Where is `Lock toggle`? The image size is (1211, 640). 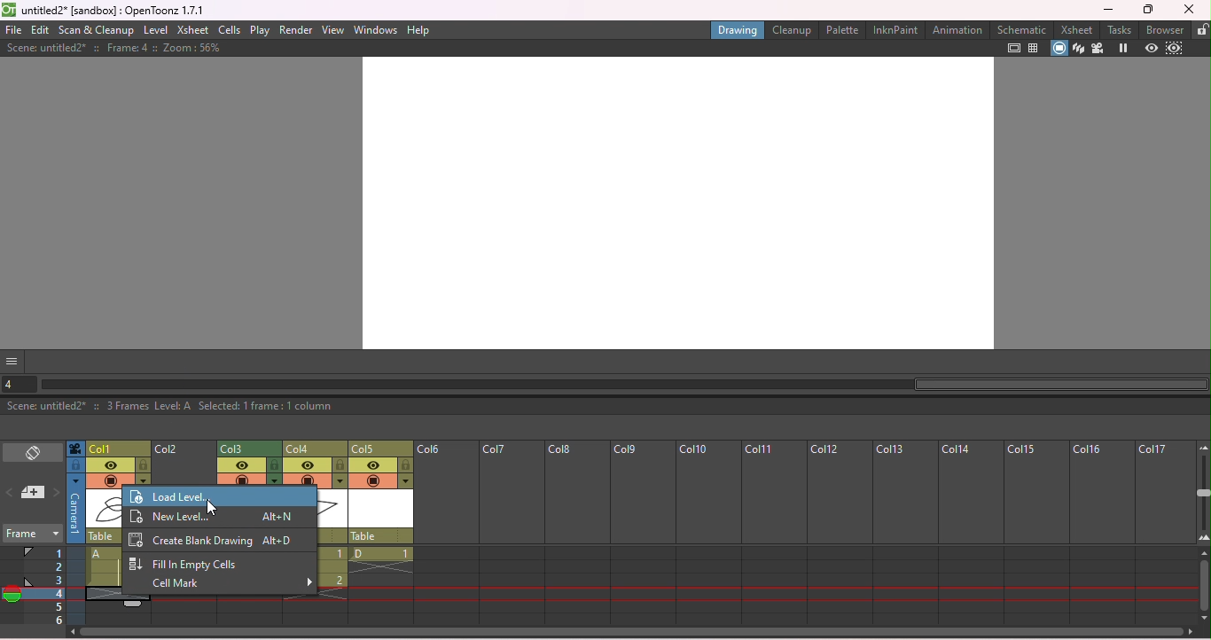
Lock toggle is located at coordinates (275, 464).